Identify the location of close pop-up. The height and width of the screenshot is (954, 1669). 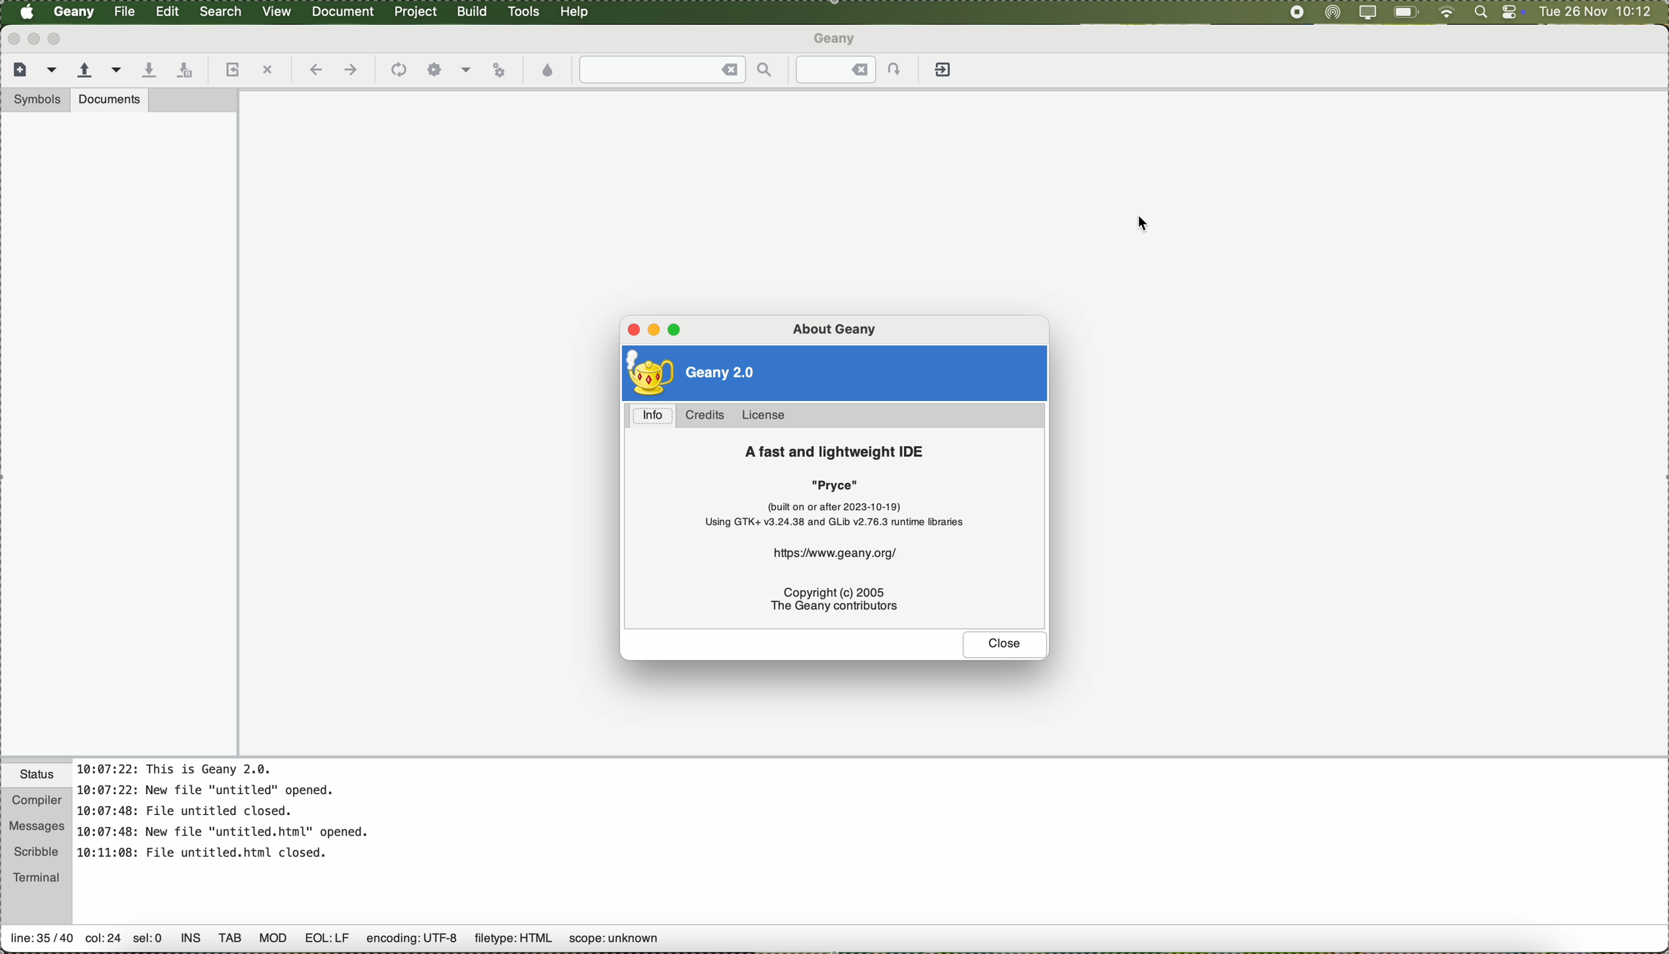
(628, 330).